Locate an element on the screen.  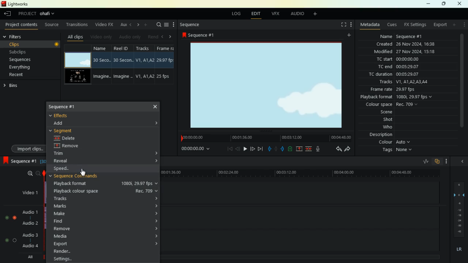
project is located at coordinates (39, 14).